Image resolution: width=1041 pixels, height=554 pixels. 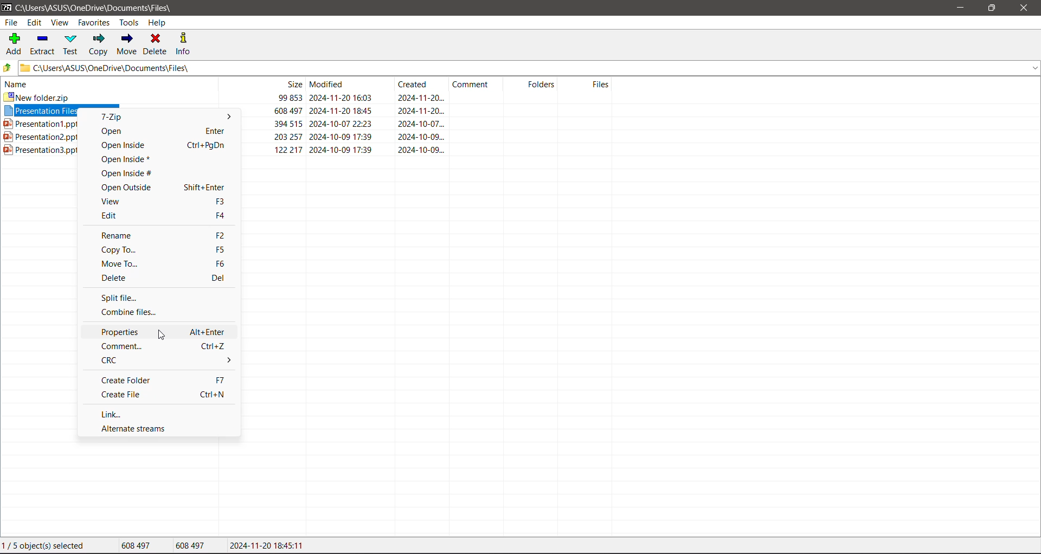 I want to click on File, so click(x=10, y=22).